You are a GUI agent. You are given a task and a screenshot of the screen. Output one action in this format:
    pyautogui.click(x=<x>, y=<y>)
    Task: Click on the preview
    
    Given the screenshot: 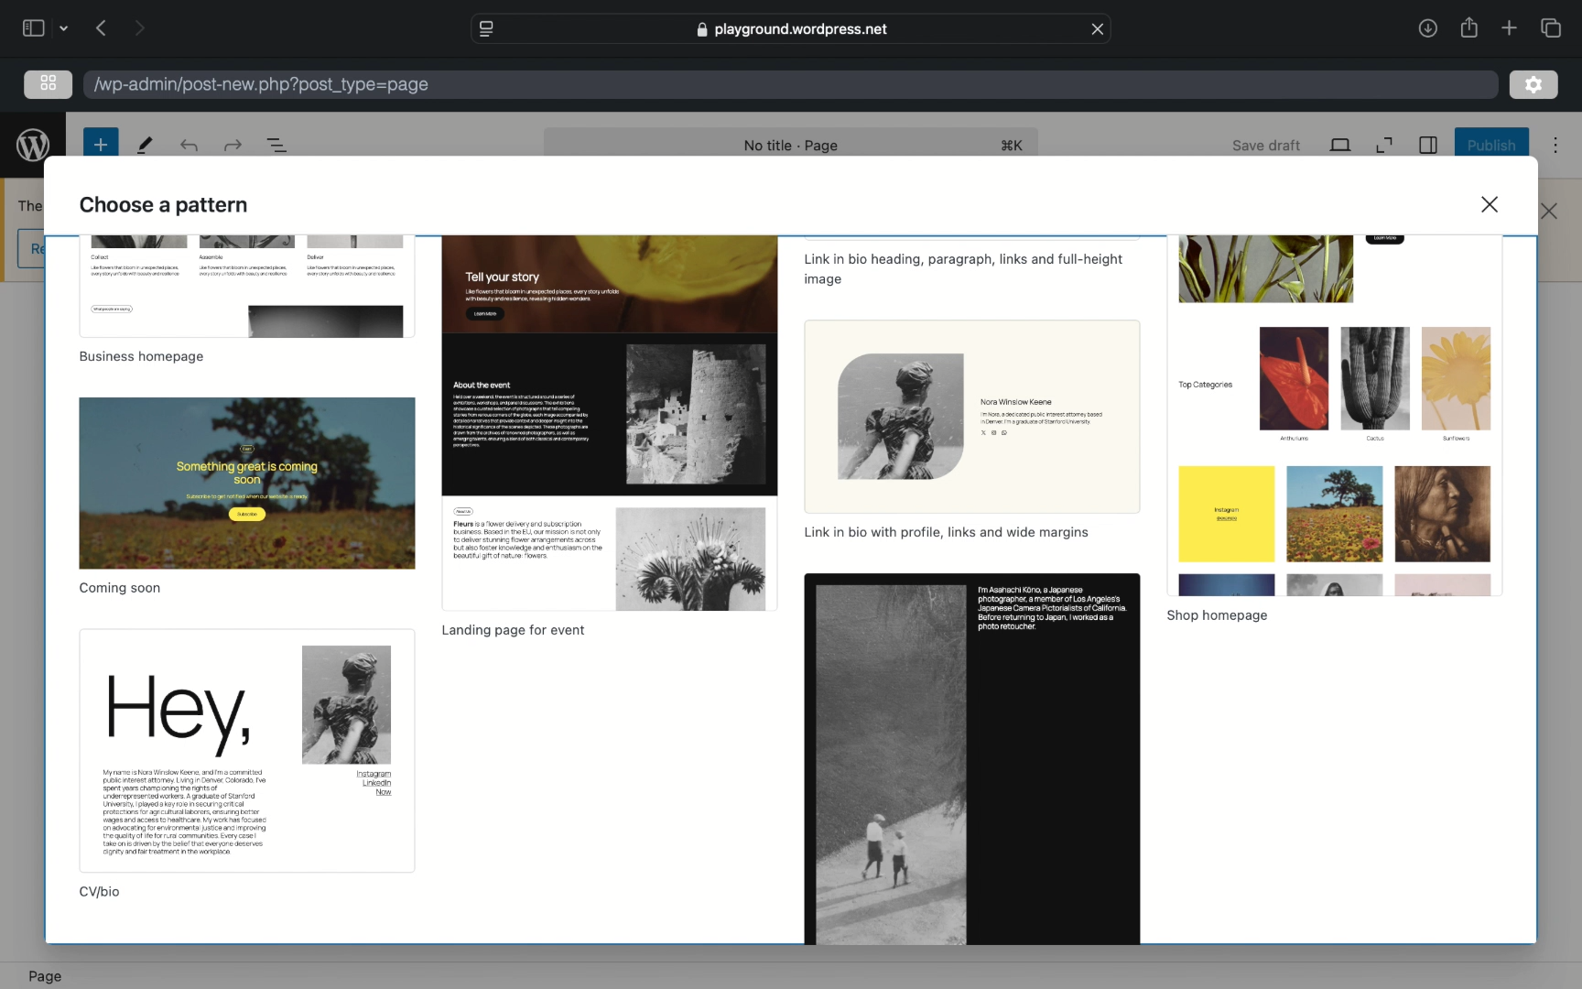 What is the action you would take?
    pyautogui.click(x=972, y=759)
    